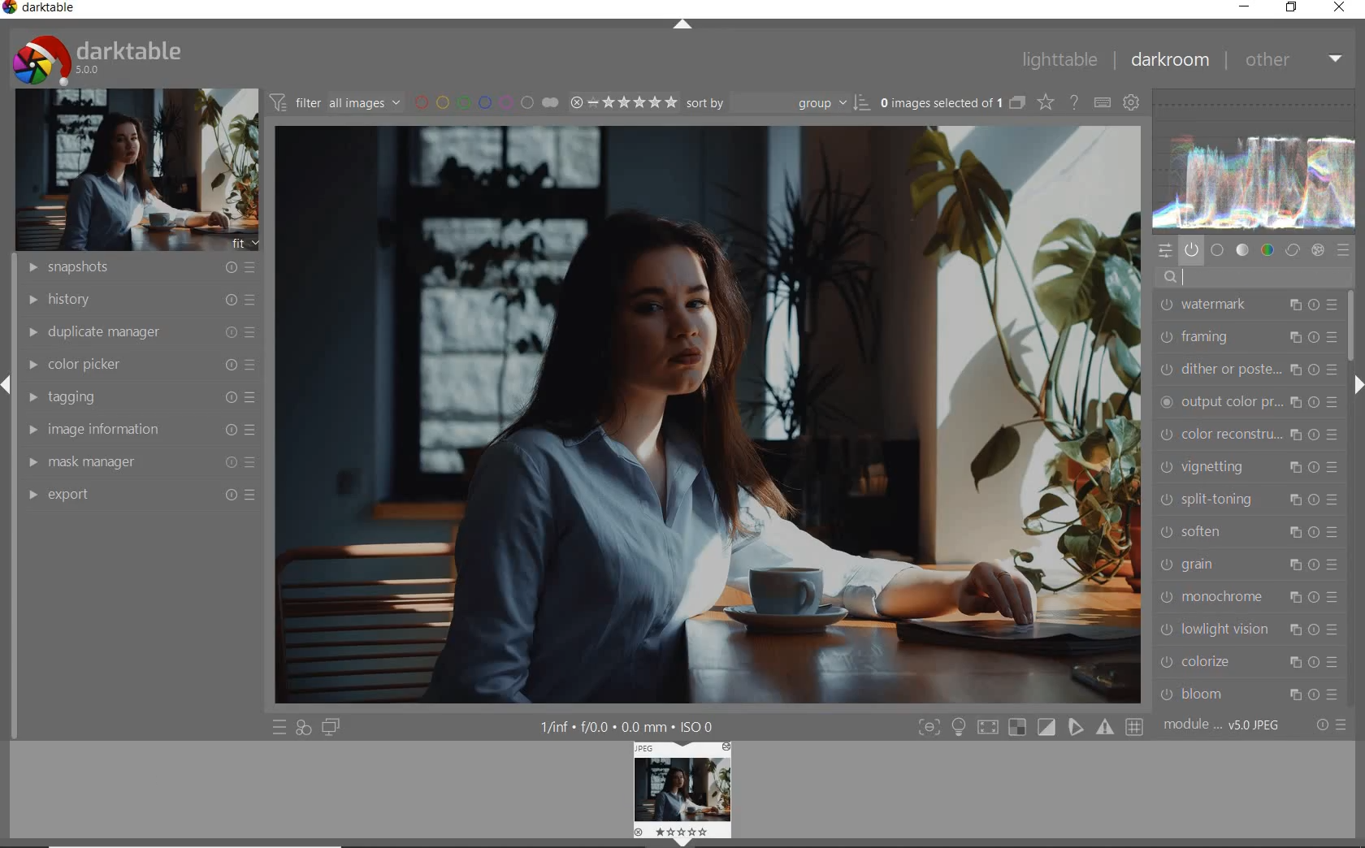 Image resolution: width=1365 pixels, height=848 pixels. What do you see at coordinates (46, 9) in the screenshot?
I see `darktable` at bounding box center [46, 9].